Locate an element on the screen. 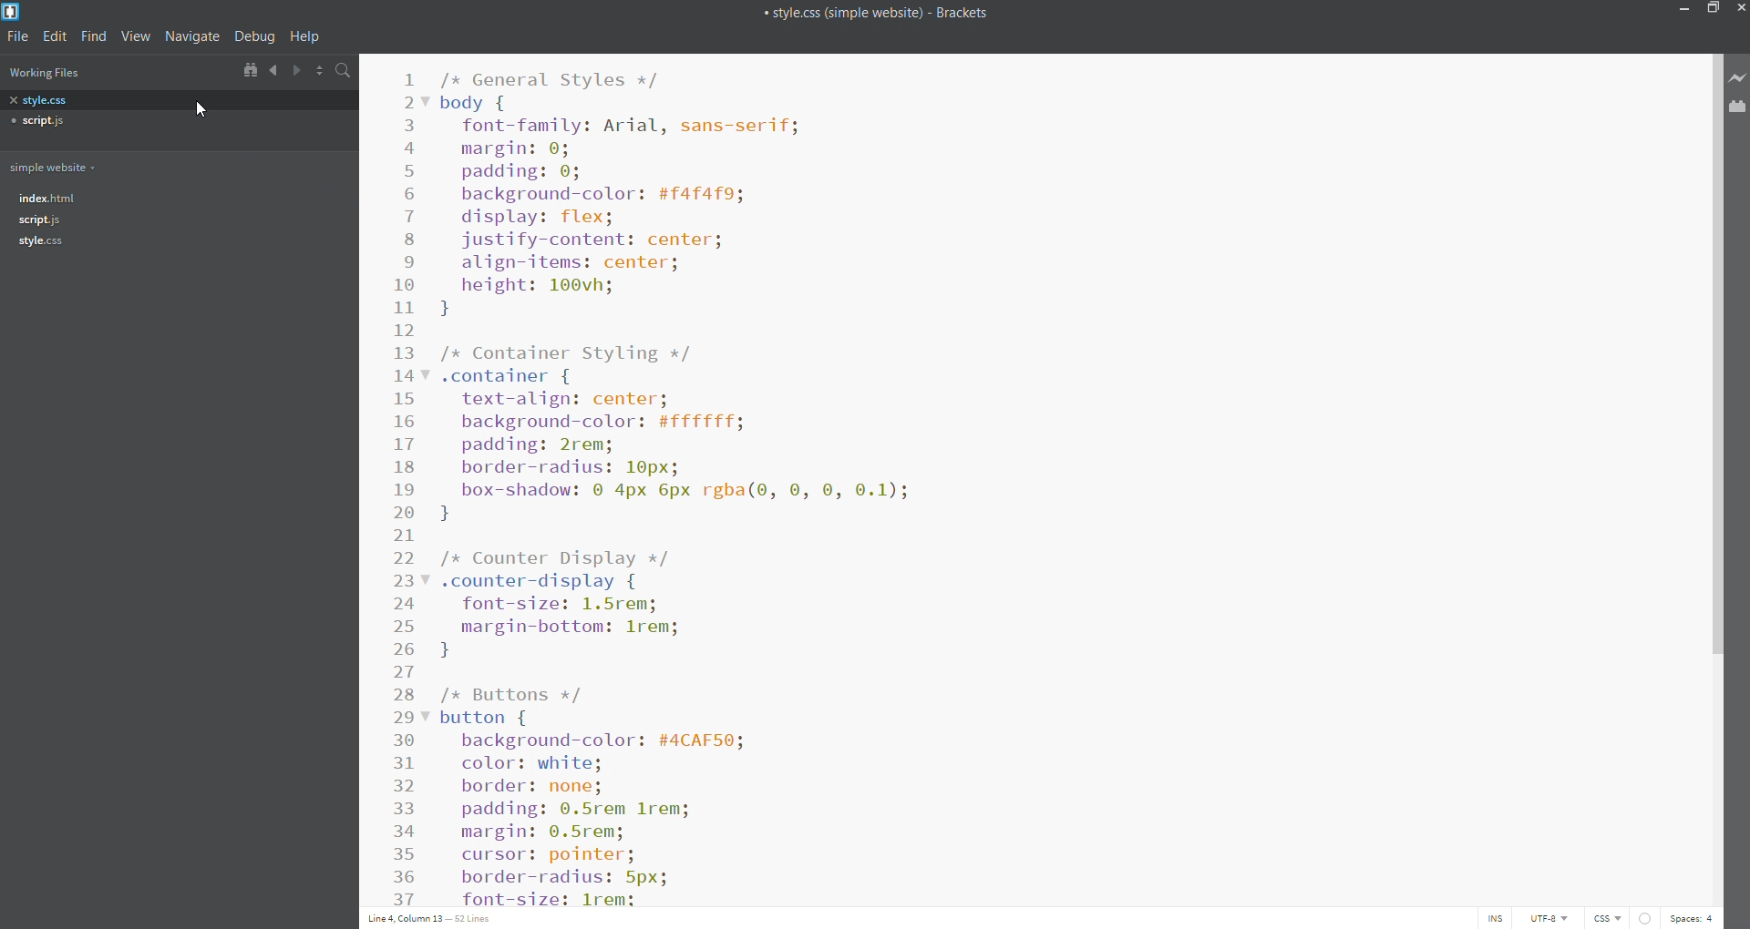 This screenshot has width=1750, height=929. edit is located at coordinates (57, 37).